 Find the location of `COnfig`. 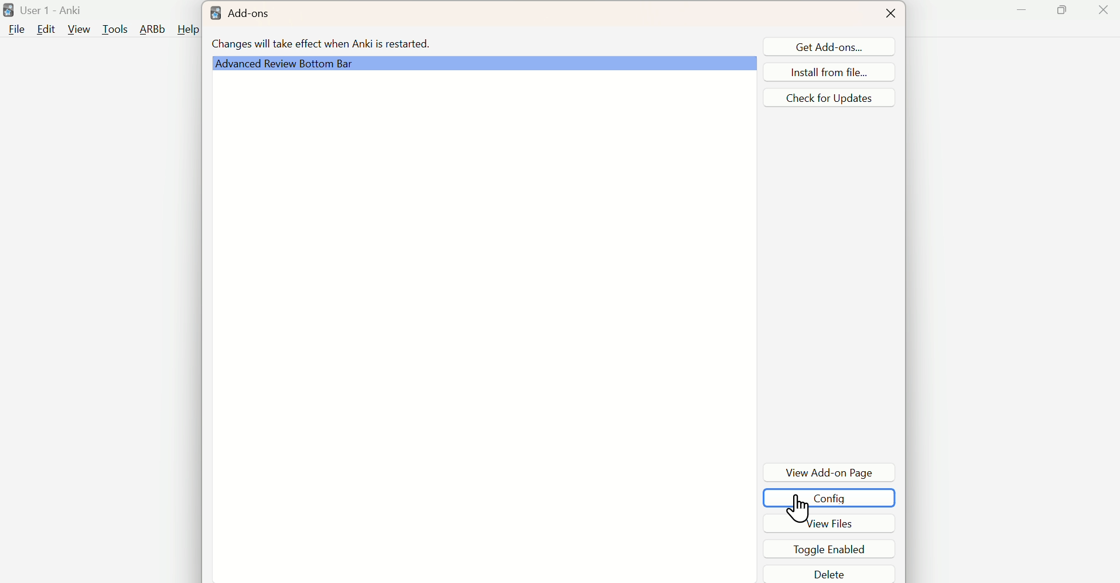

COnfig is located at coordinates (844, 496).